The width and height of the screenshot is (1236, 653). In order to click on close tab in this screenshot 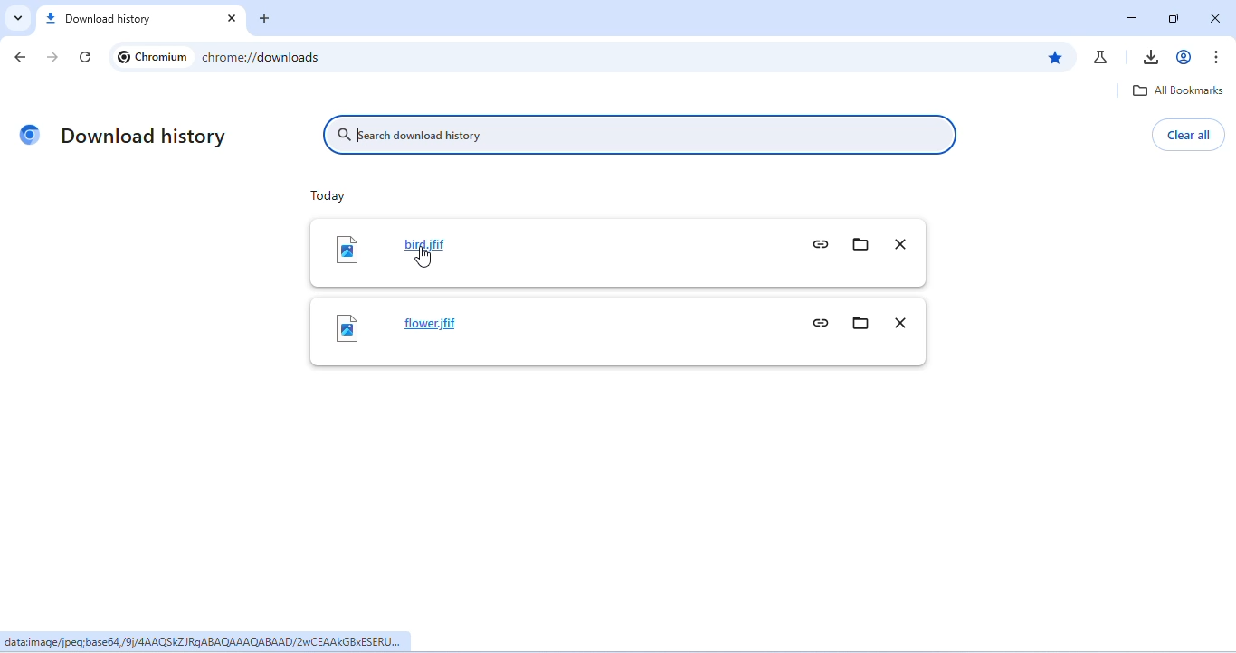, I will do `click(229, 19)`.